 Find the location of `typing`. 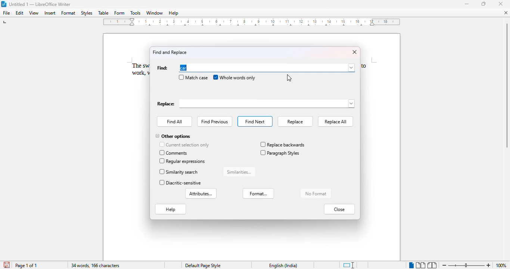

typing is located at coordinates (184, 68).